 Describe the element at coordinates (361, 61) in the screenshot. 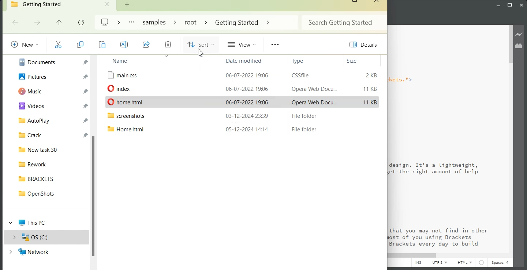

I see `Size` at that location.